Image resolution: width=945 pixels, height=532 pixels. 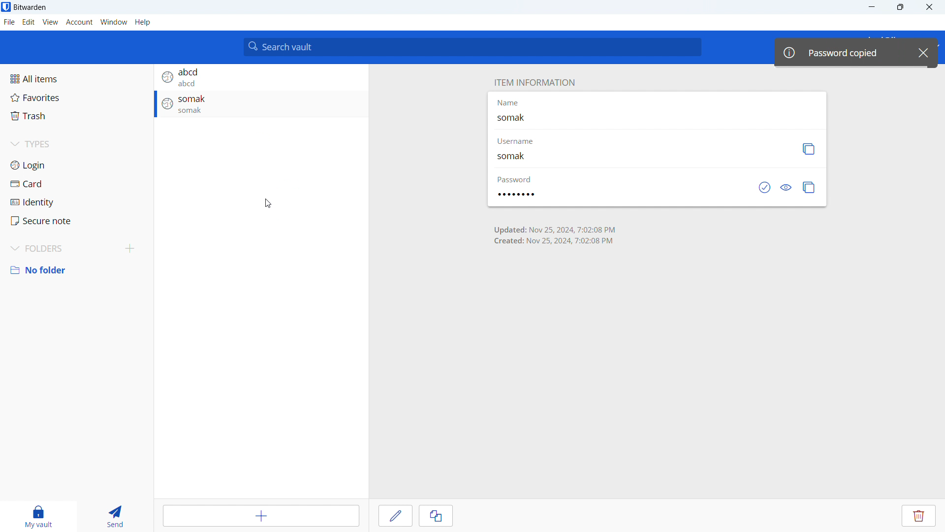 What do you see at coordinates (281, 199) in the screenshot?
I see `copy password` at bounding box center [281, 199].